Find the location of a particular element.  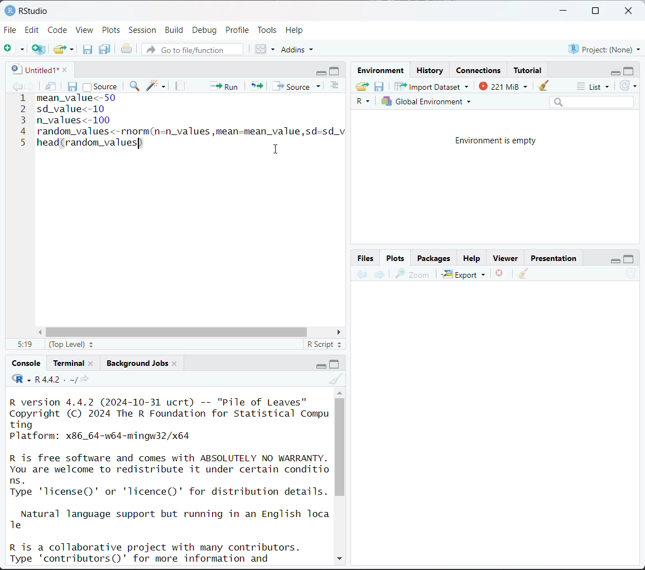

View is located at coordinates (85, 31).